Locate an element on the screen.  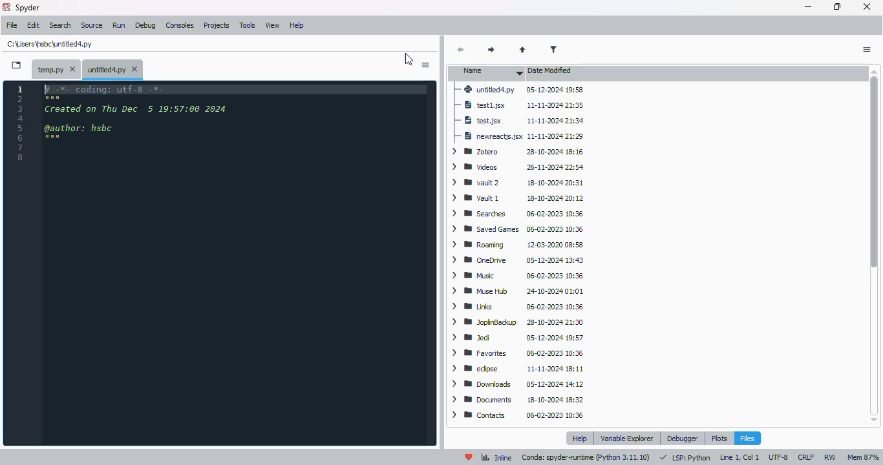
vault 1 is located at coordinates (518, 231).